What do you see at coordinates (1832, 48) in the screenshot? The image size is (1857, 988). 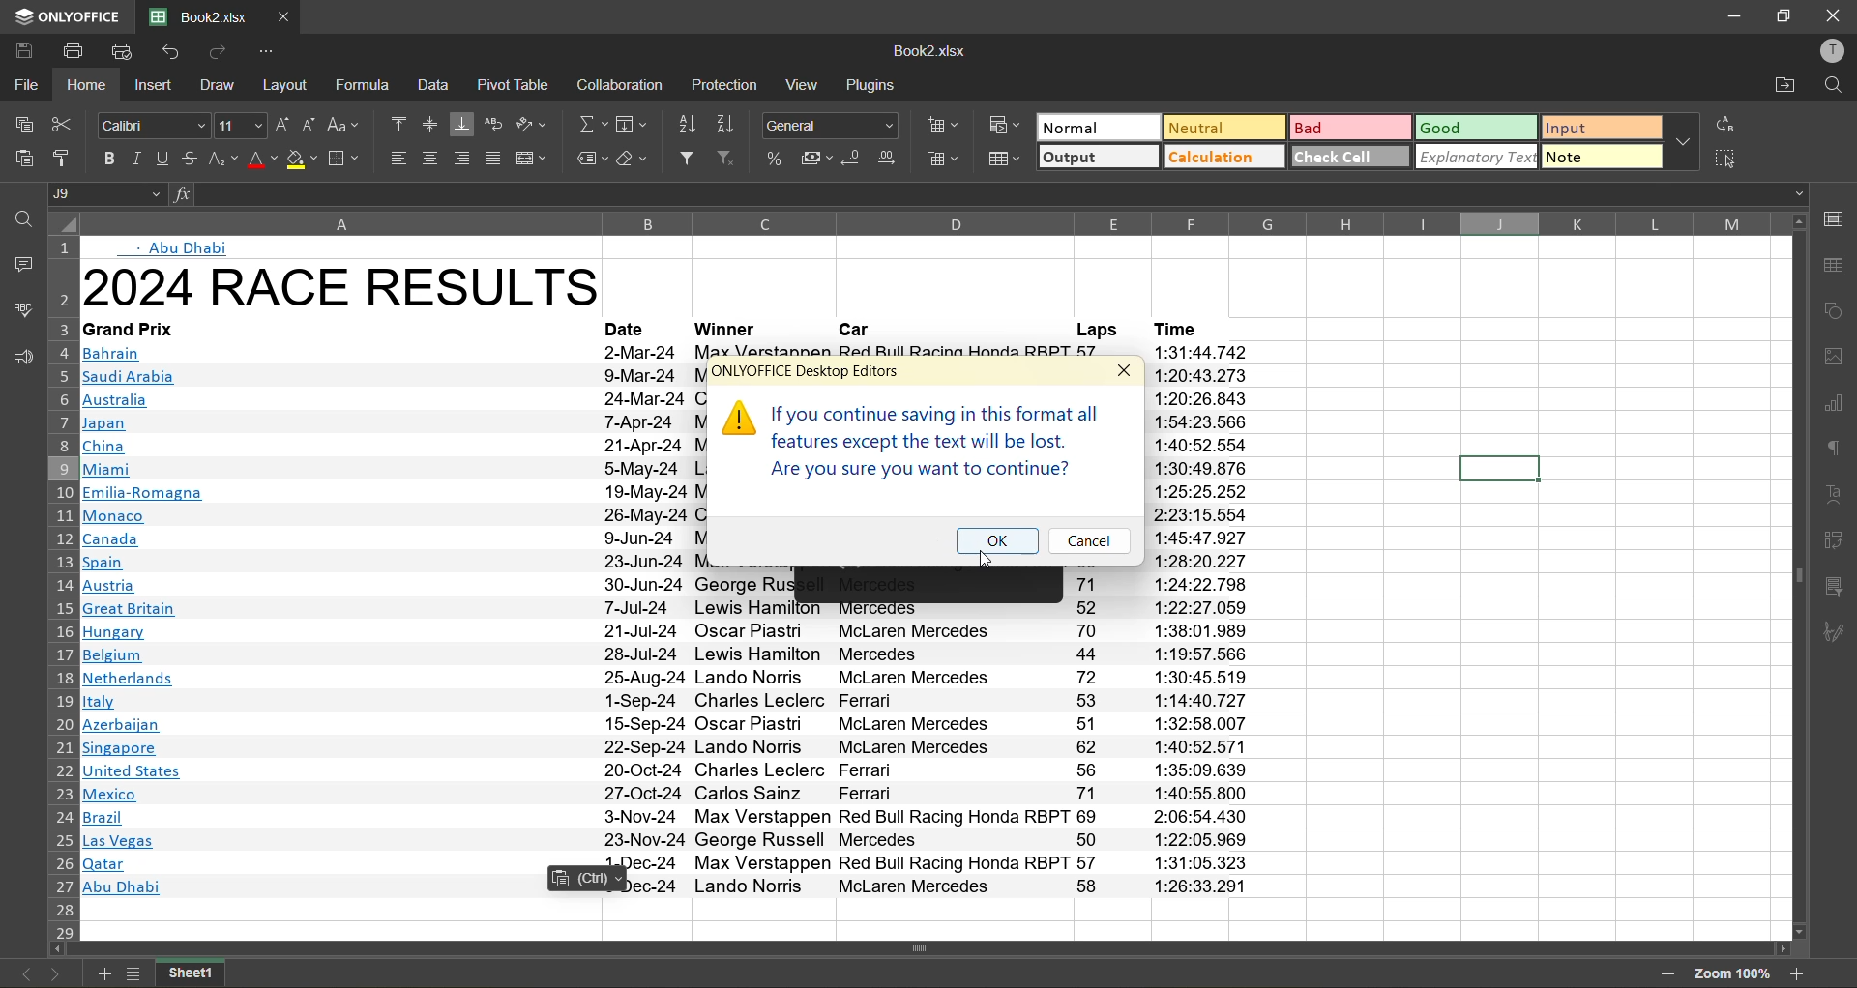 I see `profile` at bounding box center [1832, 48].